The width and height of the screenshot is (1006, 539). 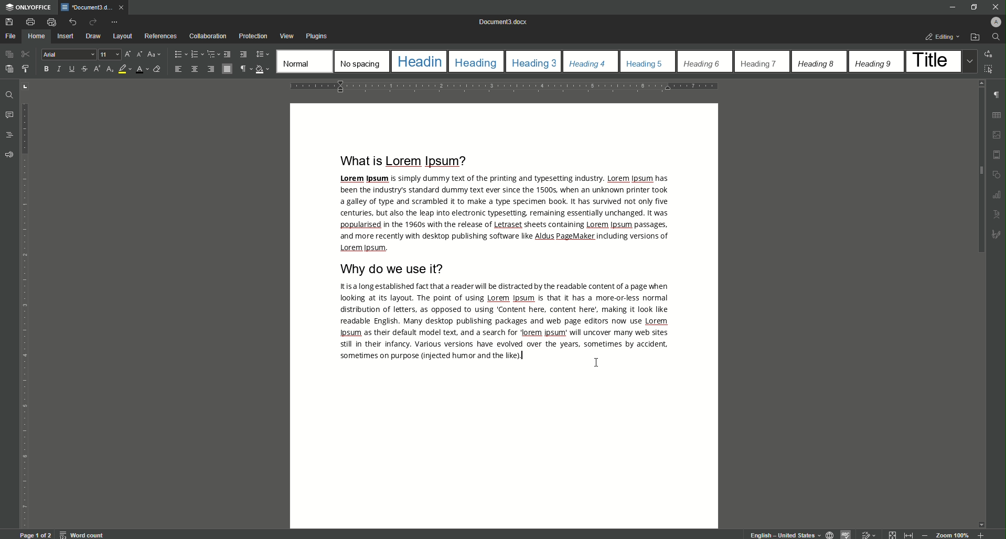 I want to click on Close, so click(x=994, y=7).